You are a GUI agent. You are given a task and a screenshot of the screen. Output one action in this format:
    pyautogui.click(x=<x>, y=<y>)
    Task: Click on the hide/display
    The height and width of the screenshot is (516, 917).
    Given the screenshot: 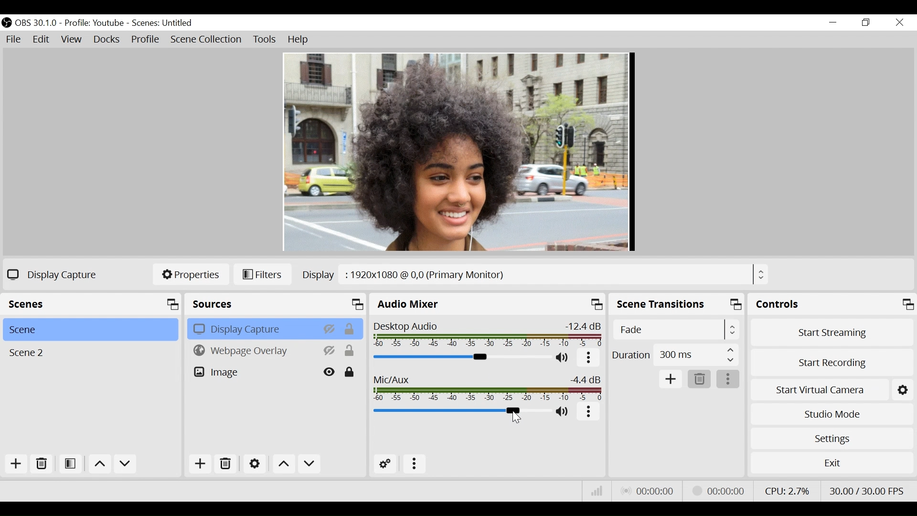 What is the action you would take?
    pyautogui.click(x=331, y=328)
    